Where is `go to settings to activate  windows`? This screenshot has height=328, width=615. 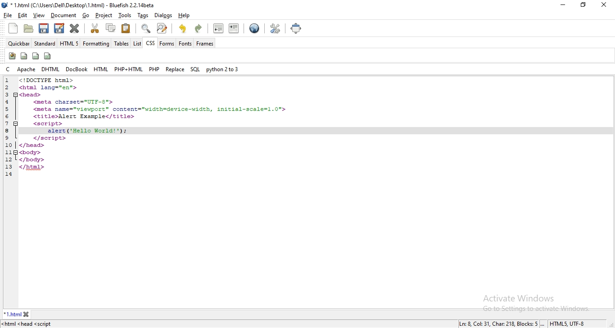 go to settings to activate  windows is located at coordinates (533, 310).